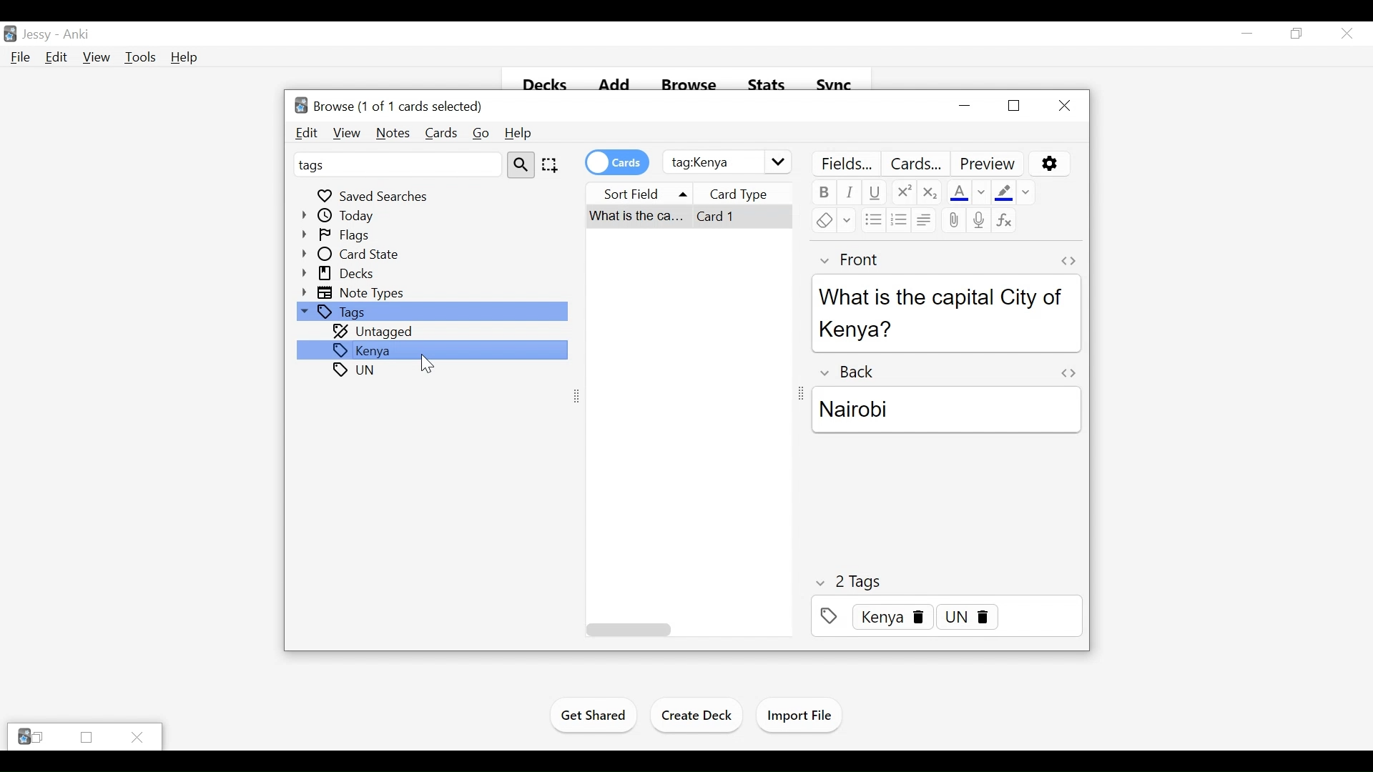  I want to click on View, so click(345, 133).